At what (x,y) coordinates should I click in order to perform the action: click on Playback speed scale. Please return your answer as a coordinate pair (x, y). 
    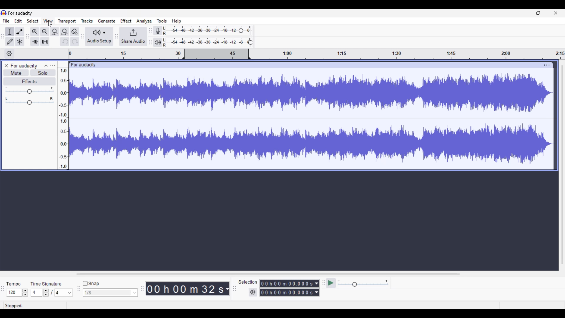
    Looking at the image, I should click on (363, 283).